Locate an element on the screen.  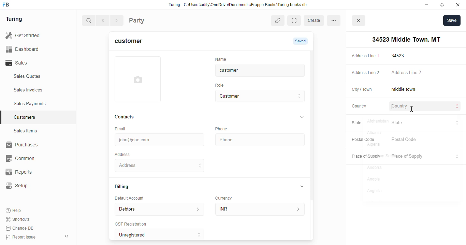
Contacts is located at coordinates (131, 117).